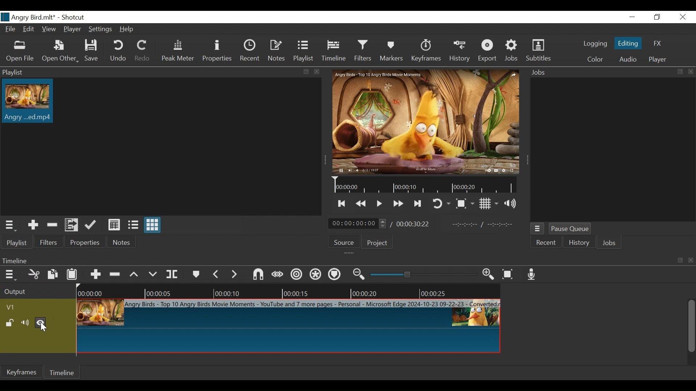 The image size is (696, 391). Describe the element at coordinates (489, 203) in the screenshot. I see `Toggle display grid on the player` at that location.